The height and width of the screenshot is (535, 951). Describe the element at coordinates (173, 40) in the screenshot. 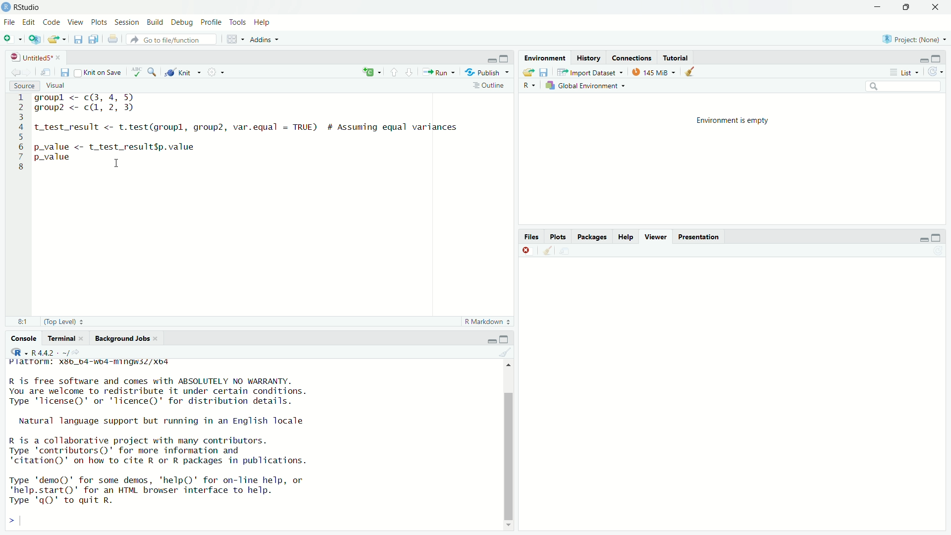

I see `Go to file/function` at that location.